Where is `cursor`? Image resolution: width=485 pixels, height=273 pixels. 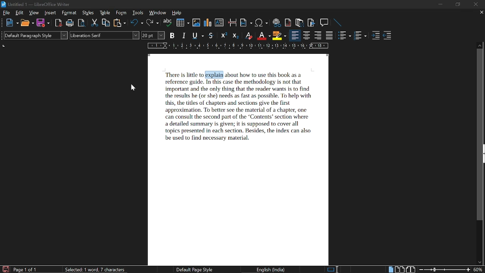 cursor is located at coordinates (133, 88).